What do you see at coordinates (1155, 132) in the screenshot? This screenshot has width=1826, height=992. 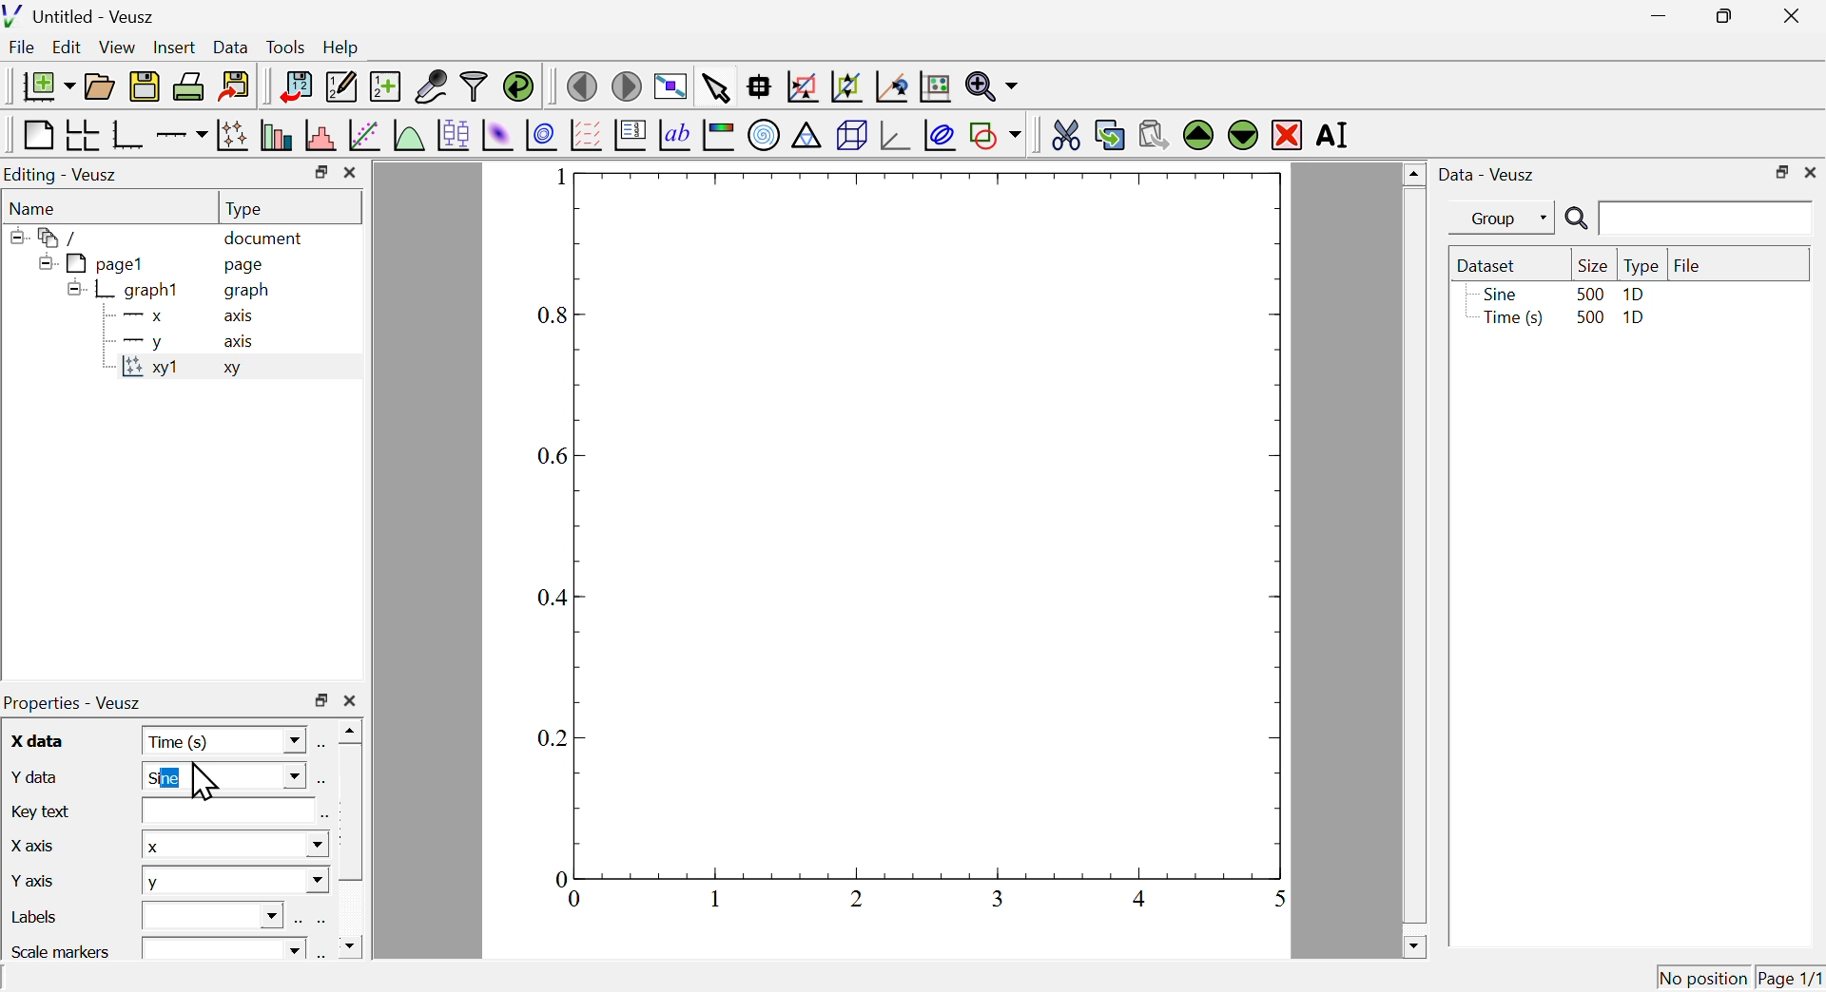 I see `paste widget from the clipboard` at bounding box center [1155, 132].